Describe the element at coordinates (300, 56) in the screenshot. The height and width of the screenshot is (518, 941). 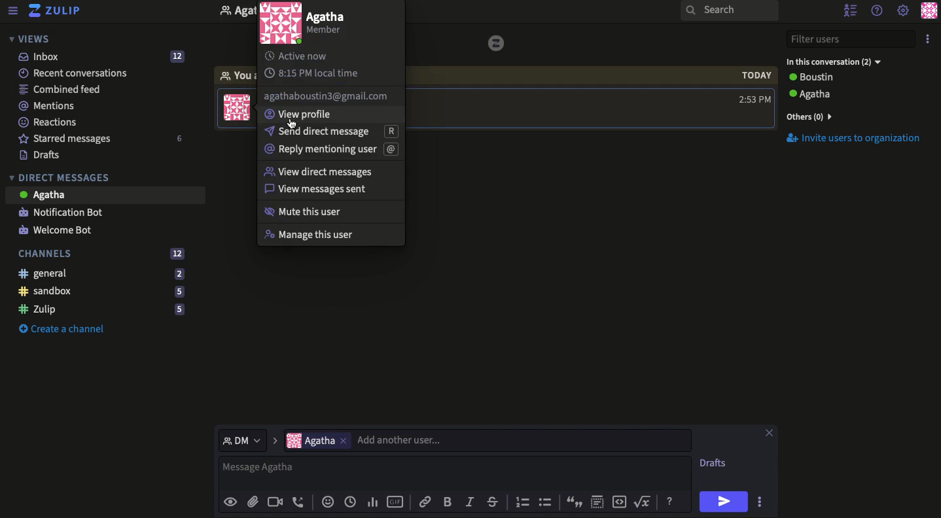
I see `Active now` at that location.